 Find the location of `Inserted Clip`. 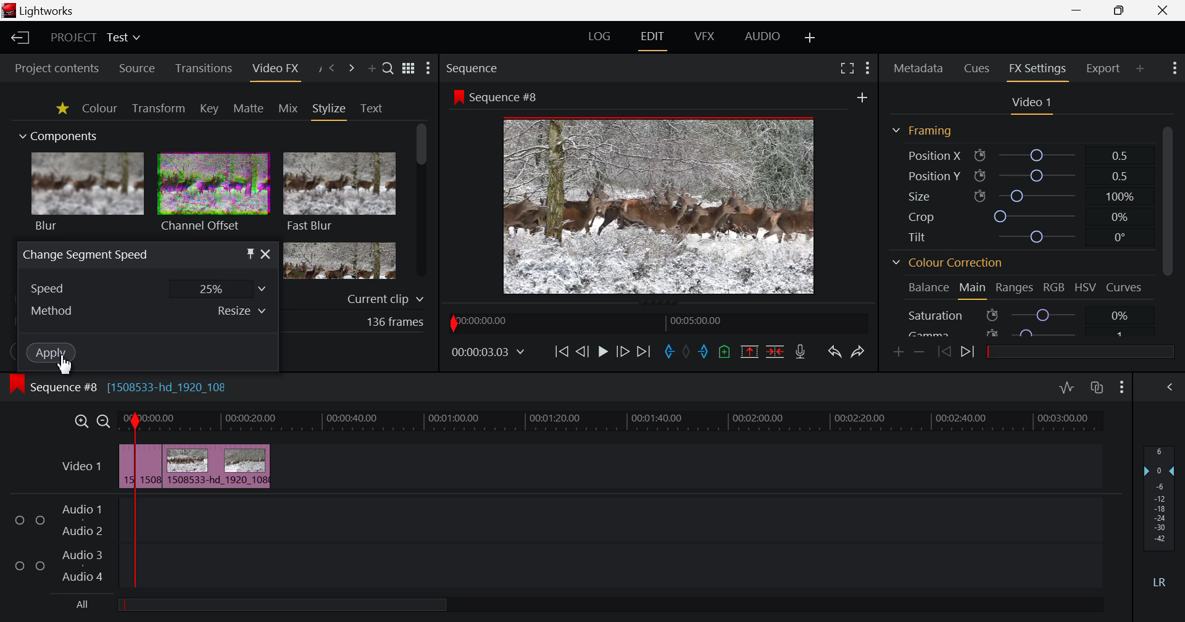

Inserted Clip is located at coordinates (212, 466).